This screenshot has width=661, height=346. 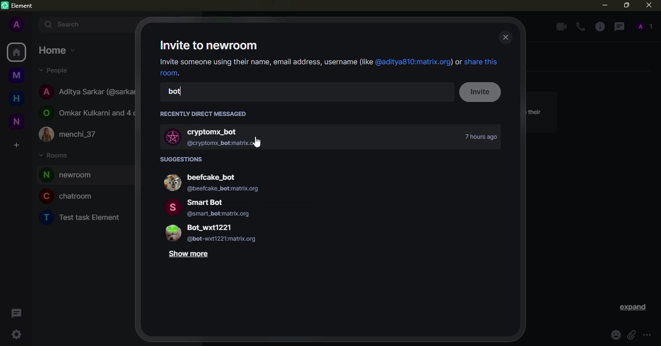 I want to click on people, so click(x=644, y=26).